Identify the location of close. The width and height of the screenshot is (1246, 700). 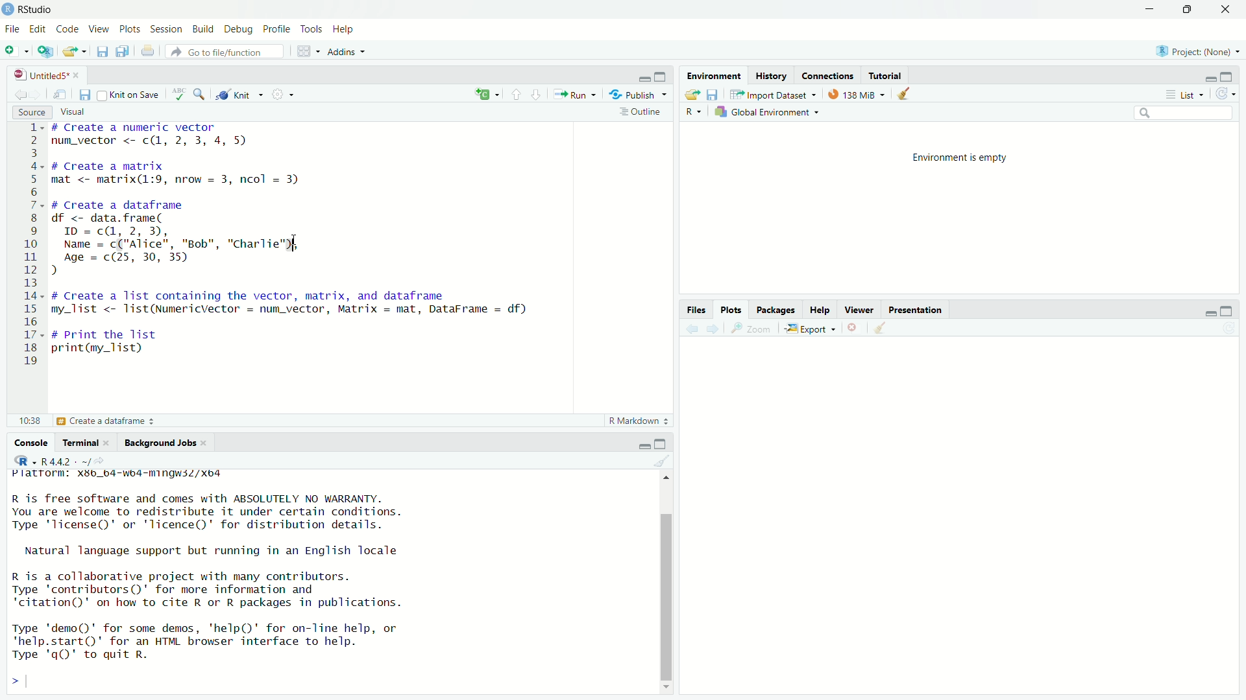
(1230, 10).